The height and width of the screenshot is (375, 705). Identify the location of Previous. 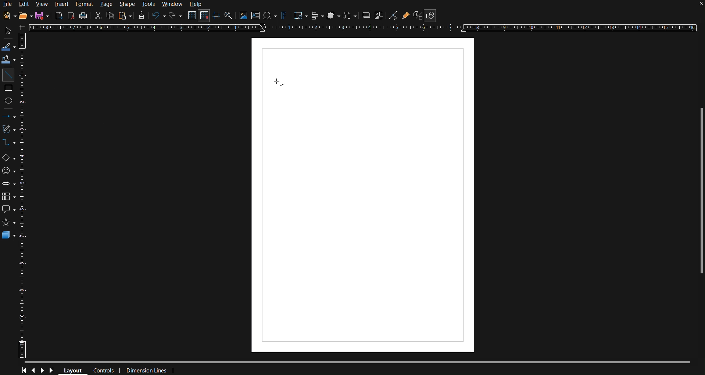
(33, 370).